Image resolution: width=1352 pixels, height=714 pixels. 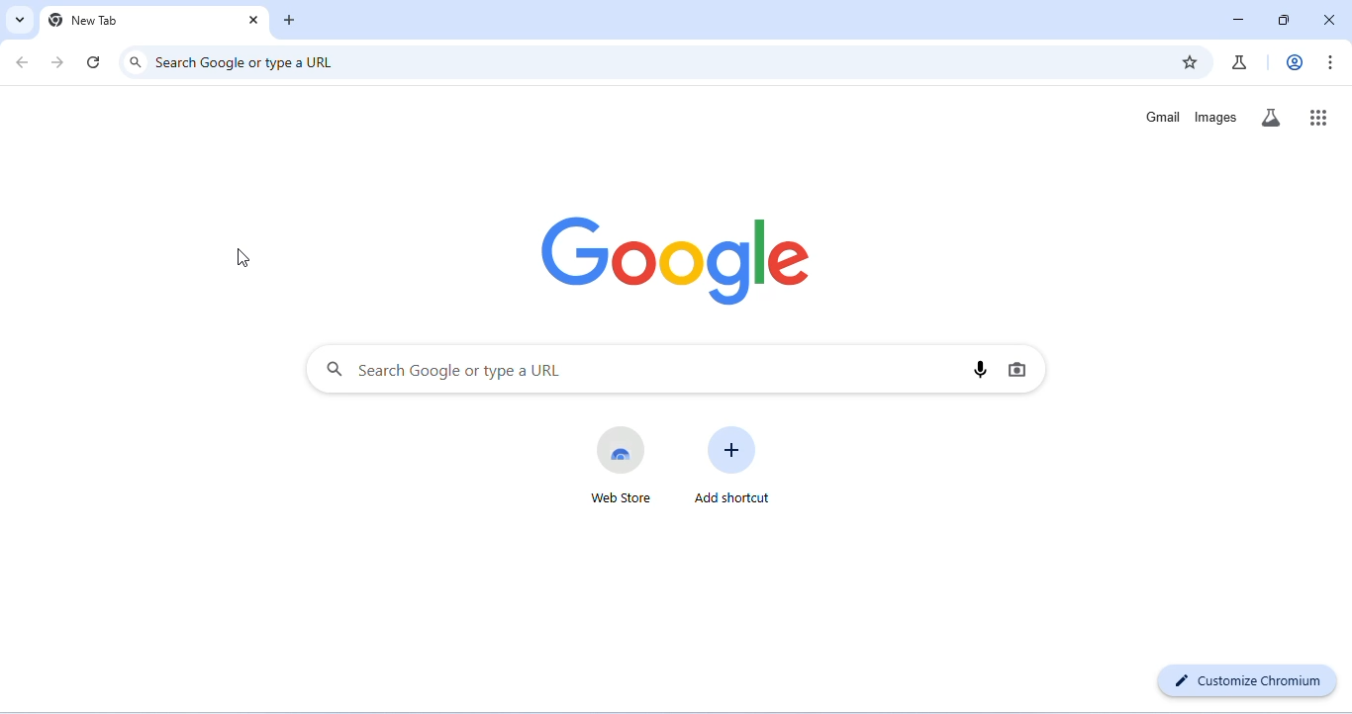 What do you see at coordinates (1284, 19) in the screenshot?
I see `maximize` at bounding box center [1284, 19].